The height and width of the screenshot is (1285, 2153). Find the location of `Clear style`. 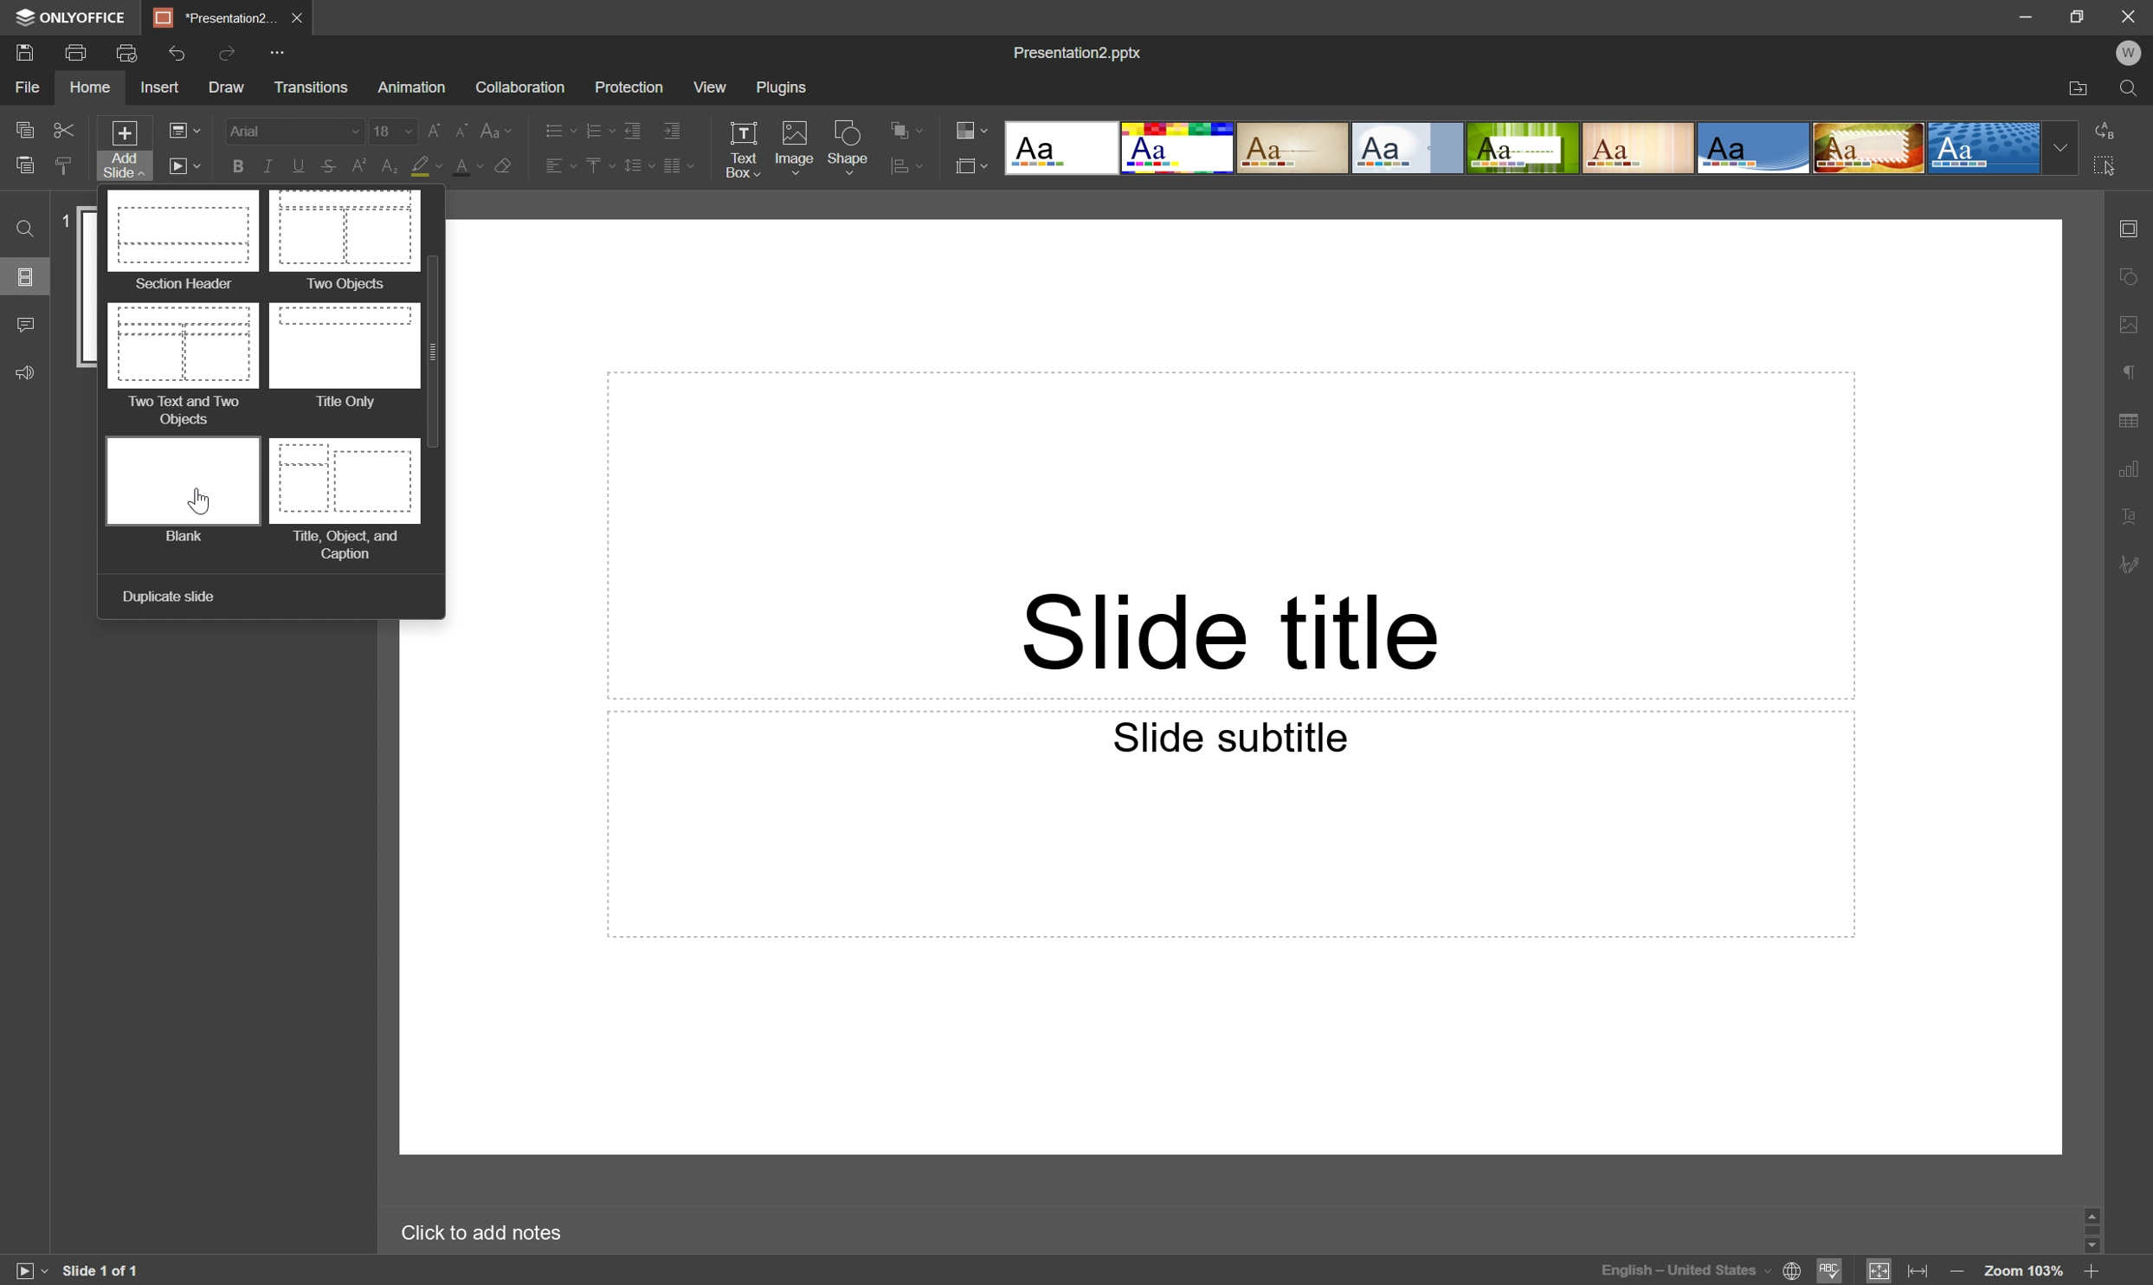

Clear style is located at coordinates (505, 170).